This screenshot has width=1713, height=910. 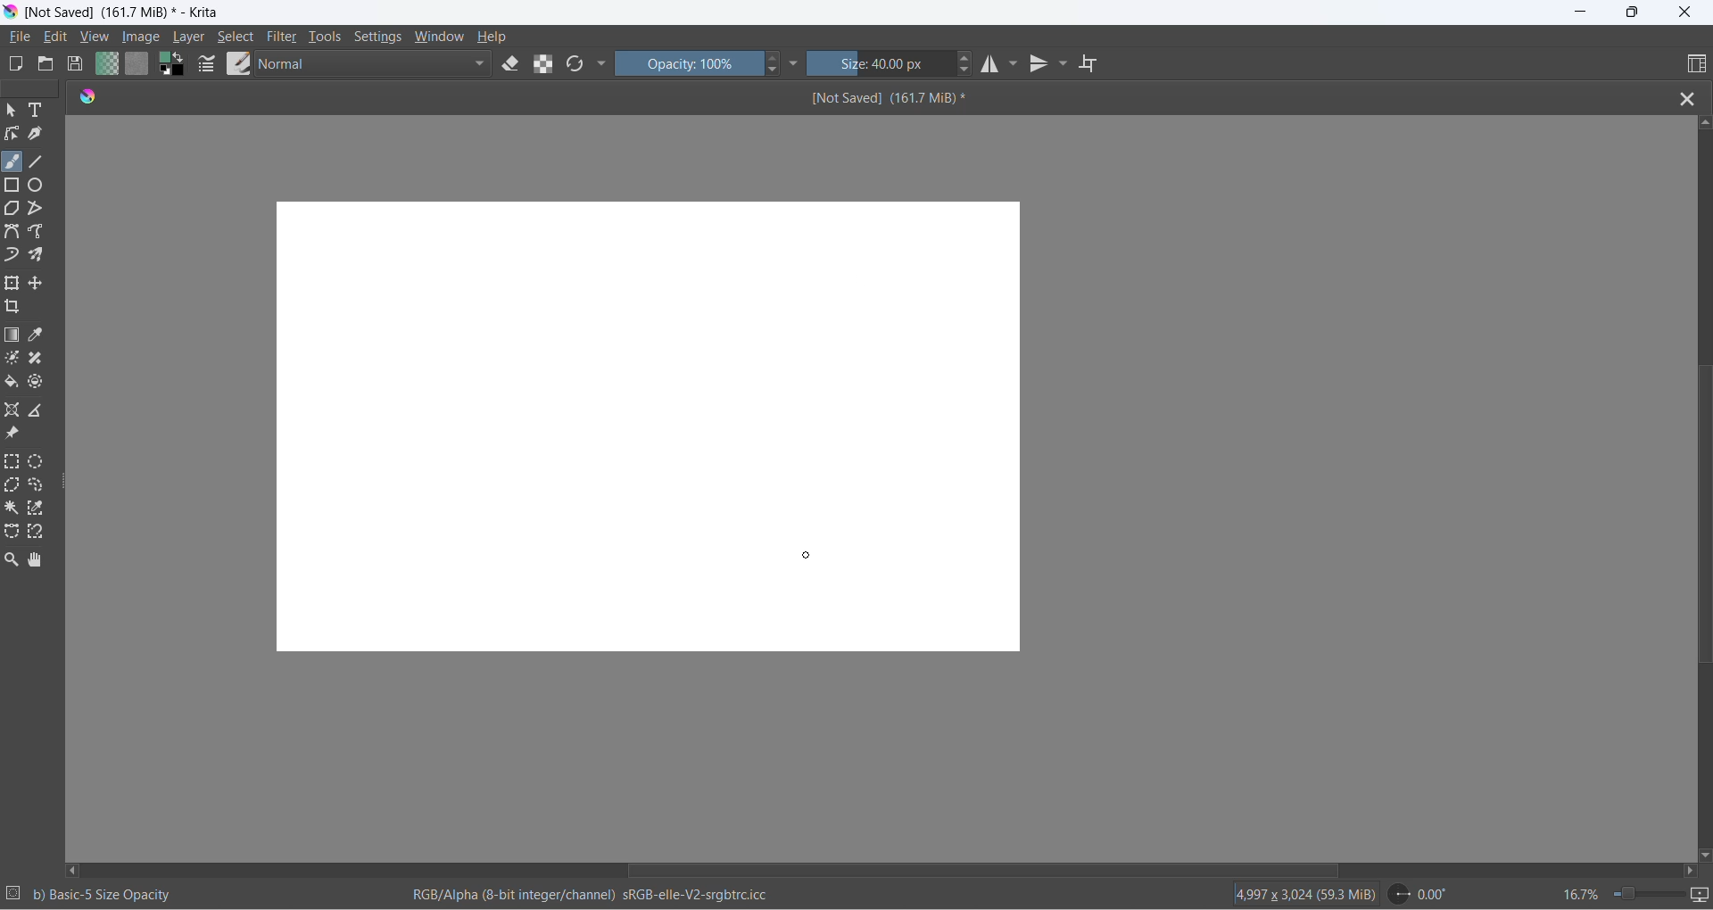 I want to click on open document, so click(x=46, y=64).